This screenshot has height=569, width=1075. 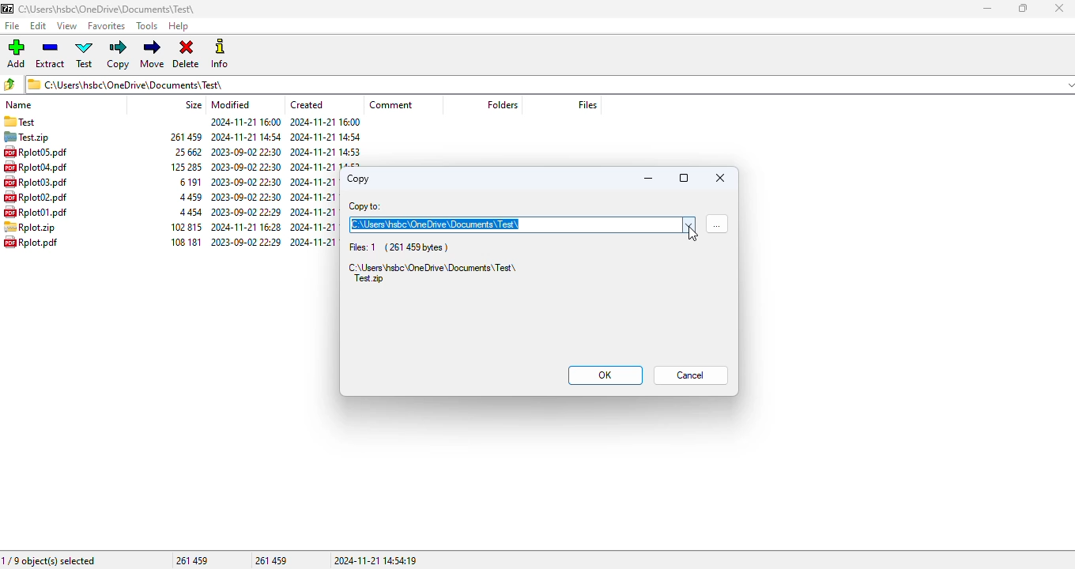 I want to click on file, so click(x=12, y=26).